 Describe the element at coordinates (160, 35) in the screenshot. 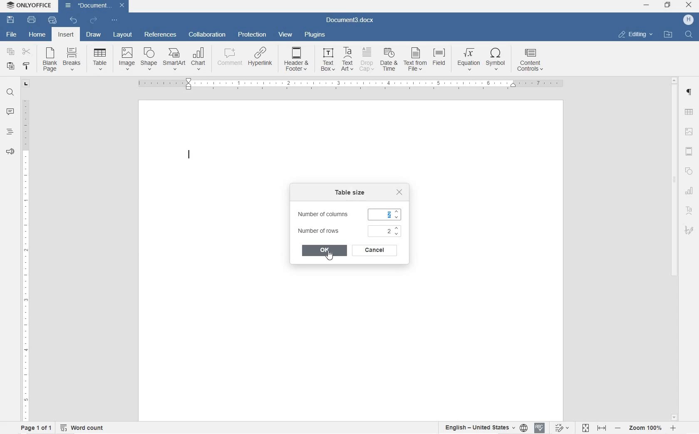

I see `REFERENCES` at that location.